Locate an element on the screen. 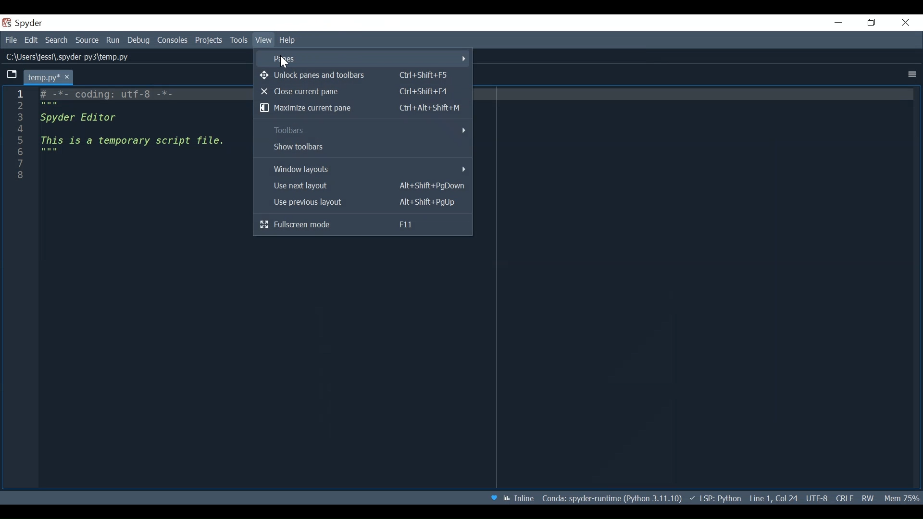  Windows layouts is located at coordinates (363, 169).